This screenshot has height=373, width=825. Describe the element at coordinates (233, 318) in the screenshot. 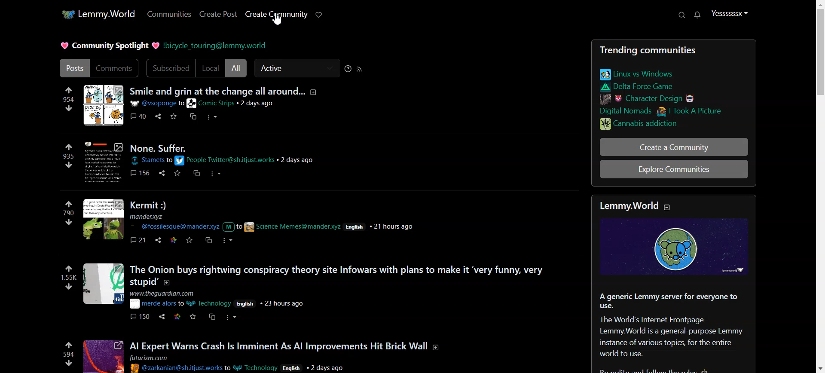

I see `more` at that location.